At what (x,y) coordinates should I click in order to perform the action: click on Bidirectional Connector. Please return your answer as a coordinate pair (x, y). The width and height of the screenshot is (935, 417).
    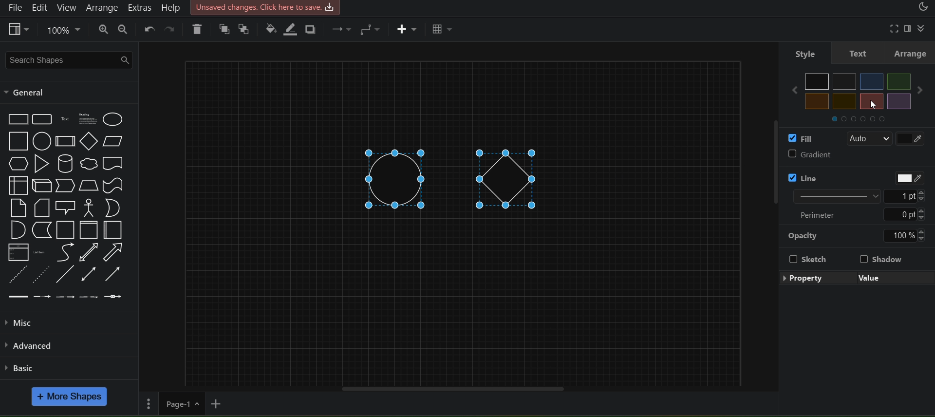
    Looking at the image, I should click on (89, 273).